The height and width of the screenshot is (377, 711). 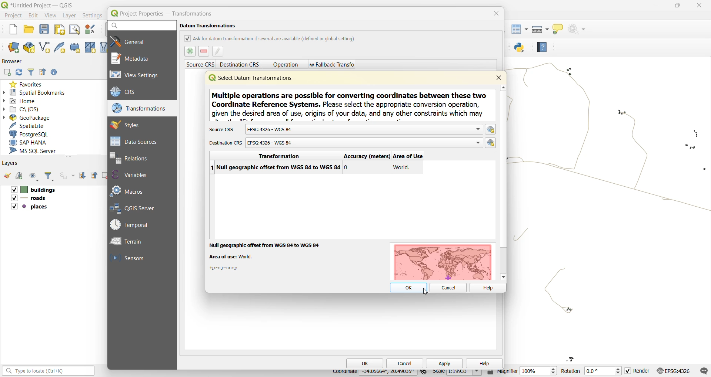 I want to click on relations, so click(x=136, y=158).